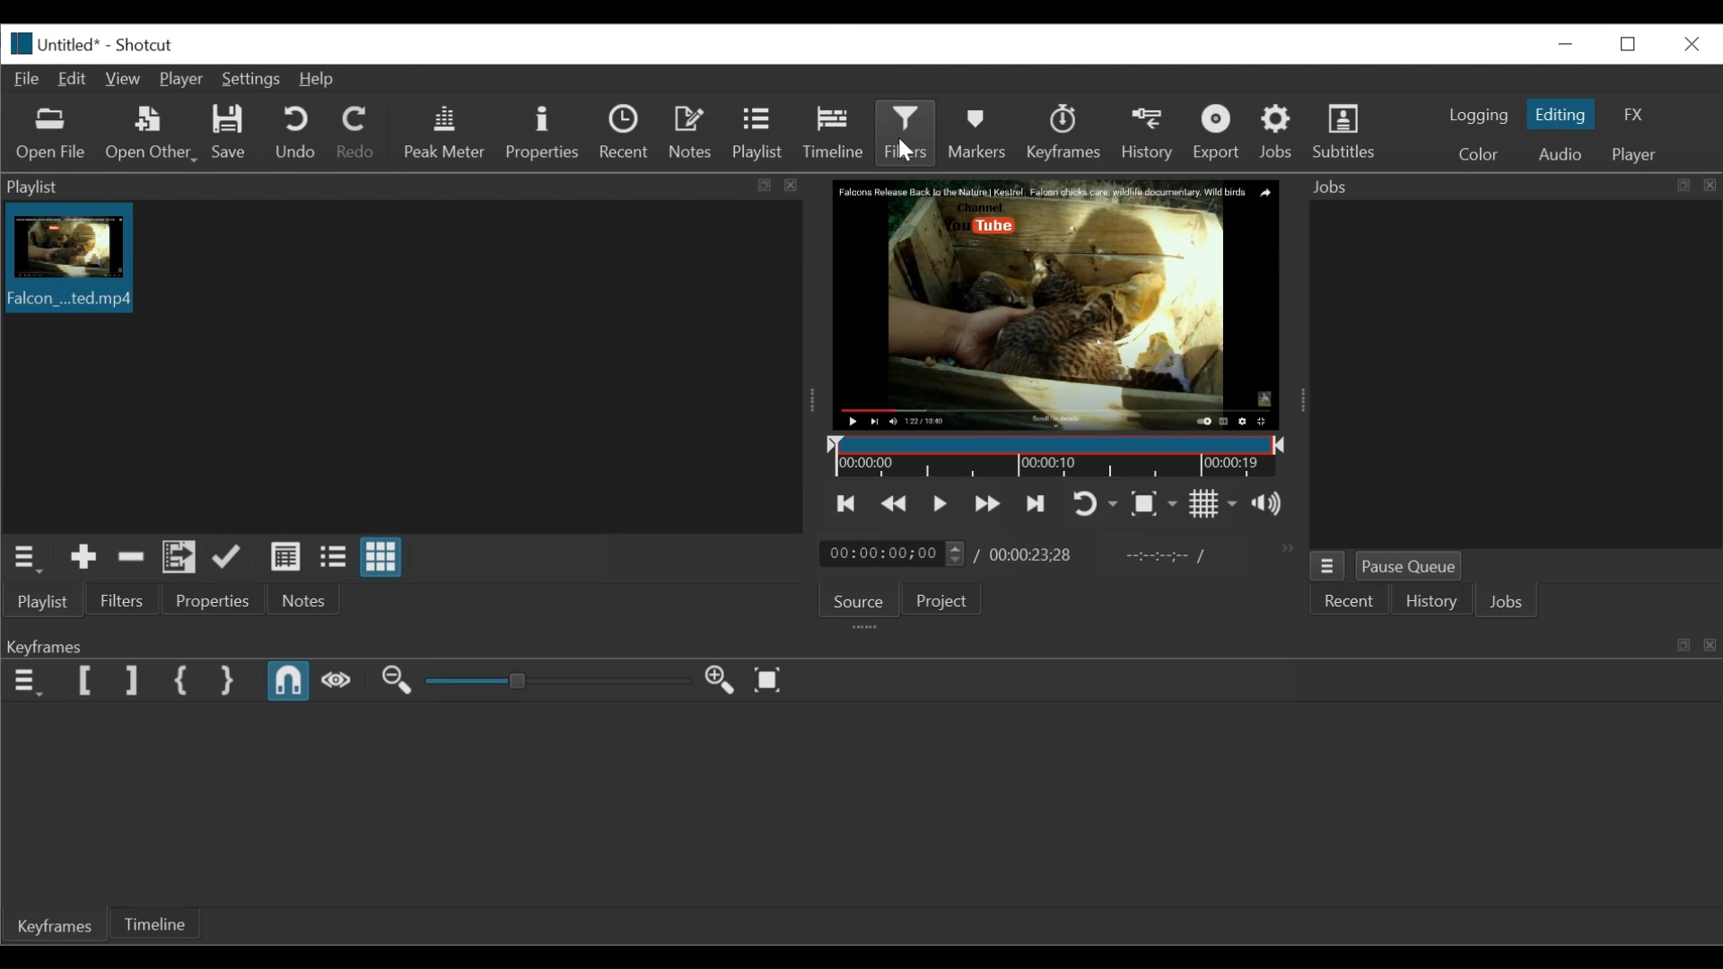  Describe the element at coordinates (940, 503) in the screenshot. I see `Toggle play or pause (space)` at that location.